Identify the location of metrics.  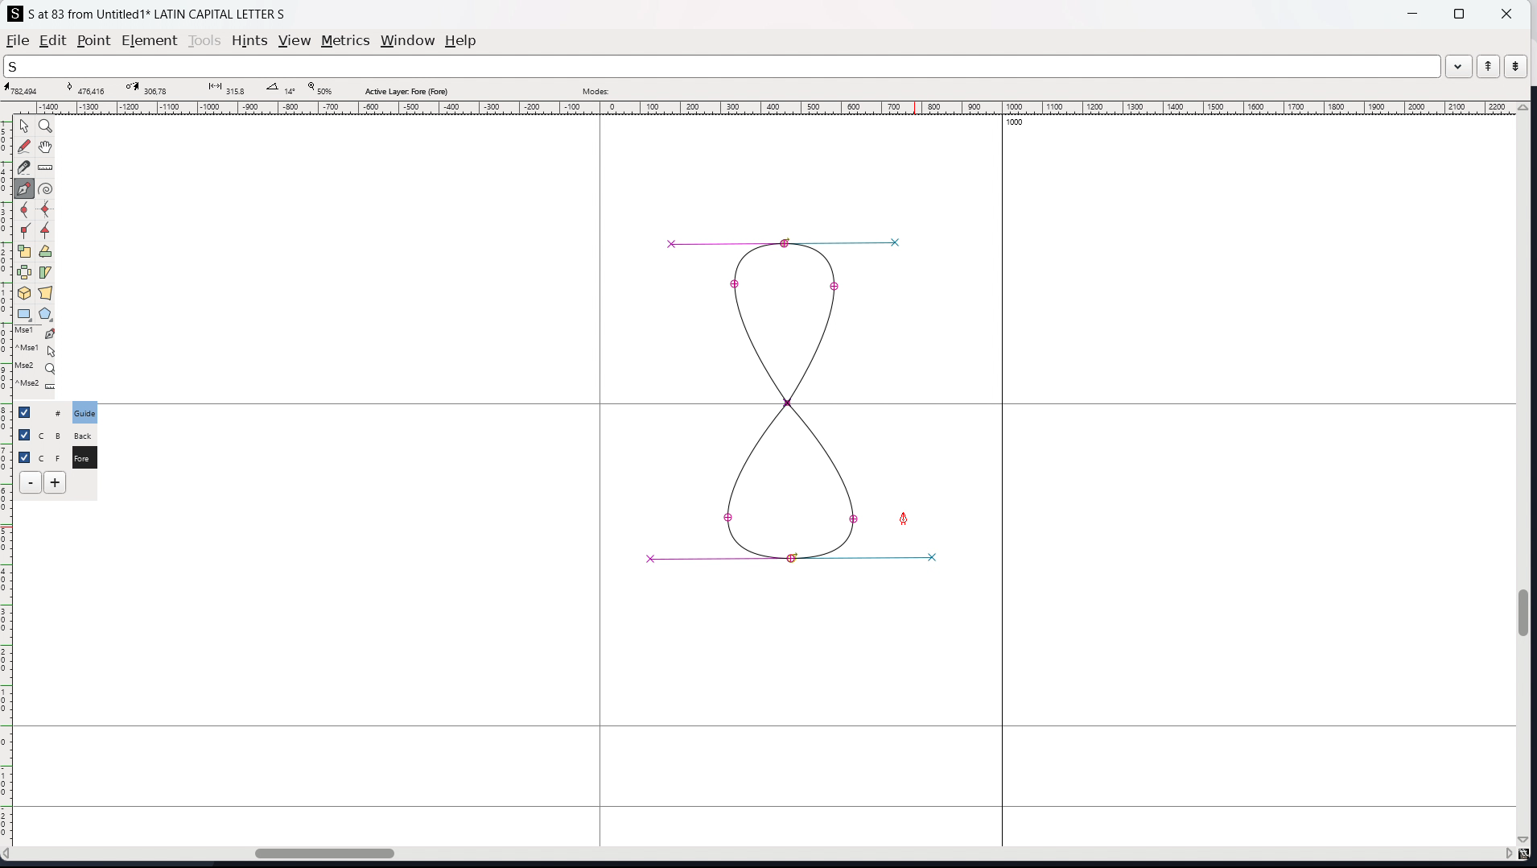
(345, 40).